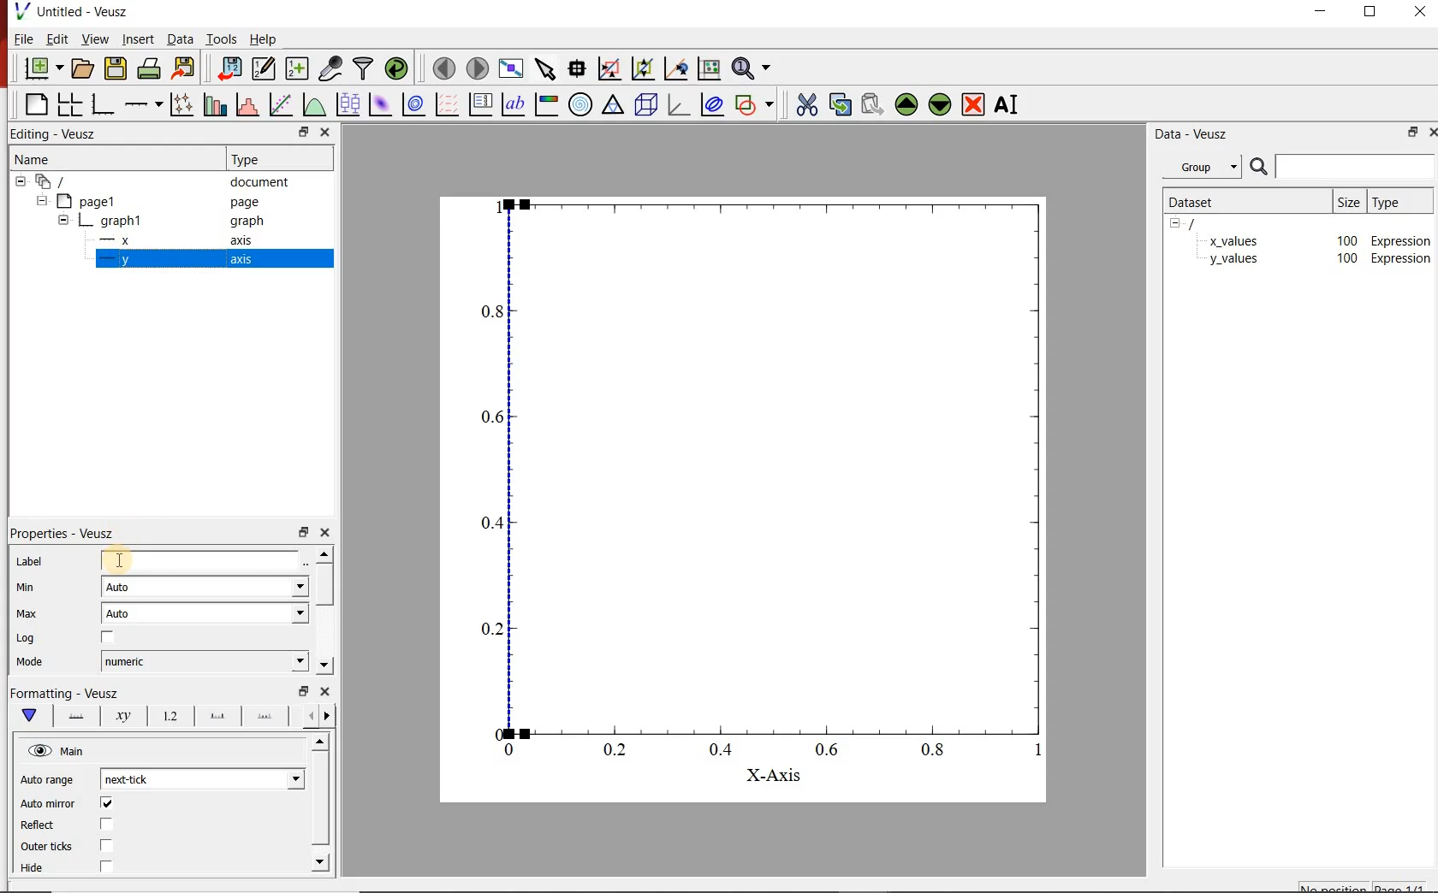  Describe the element at coordinates (609, 68) in the screenshot. I see `click or draw a rectangle to zoom on graph axes` at that location.